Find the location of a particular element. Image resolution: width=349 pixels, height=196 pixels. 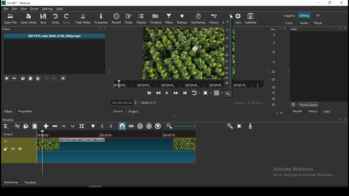

bookmark is located at coordinates (99, 29).